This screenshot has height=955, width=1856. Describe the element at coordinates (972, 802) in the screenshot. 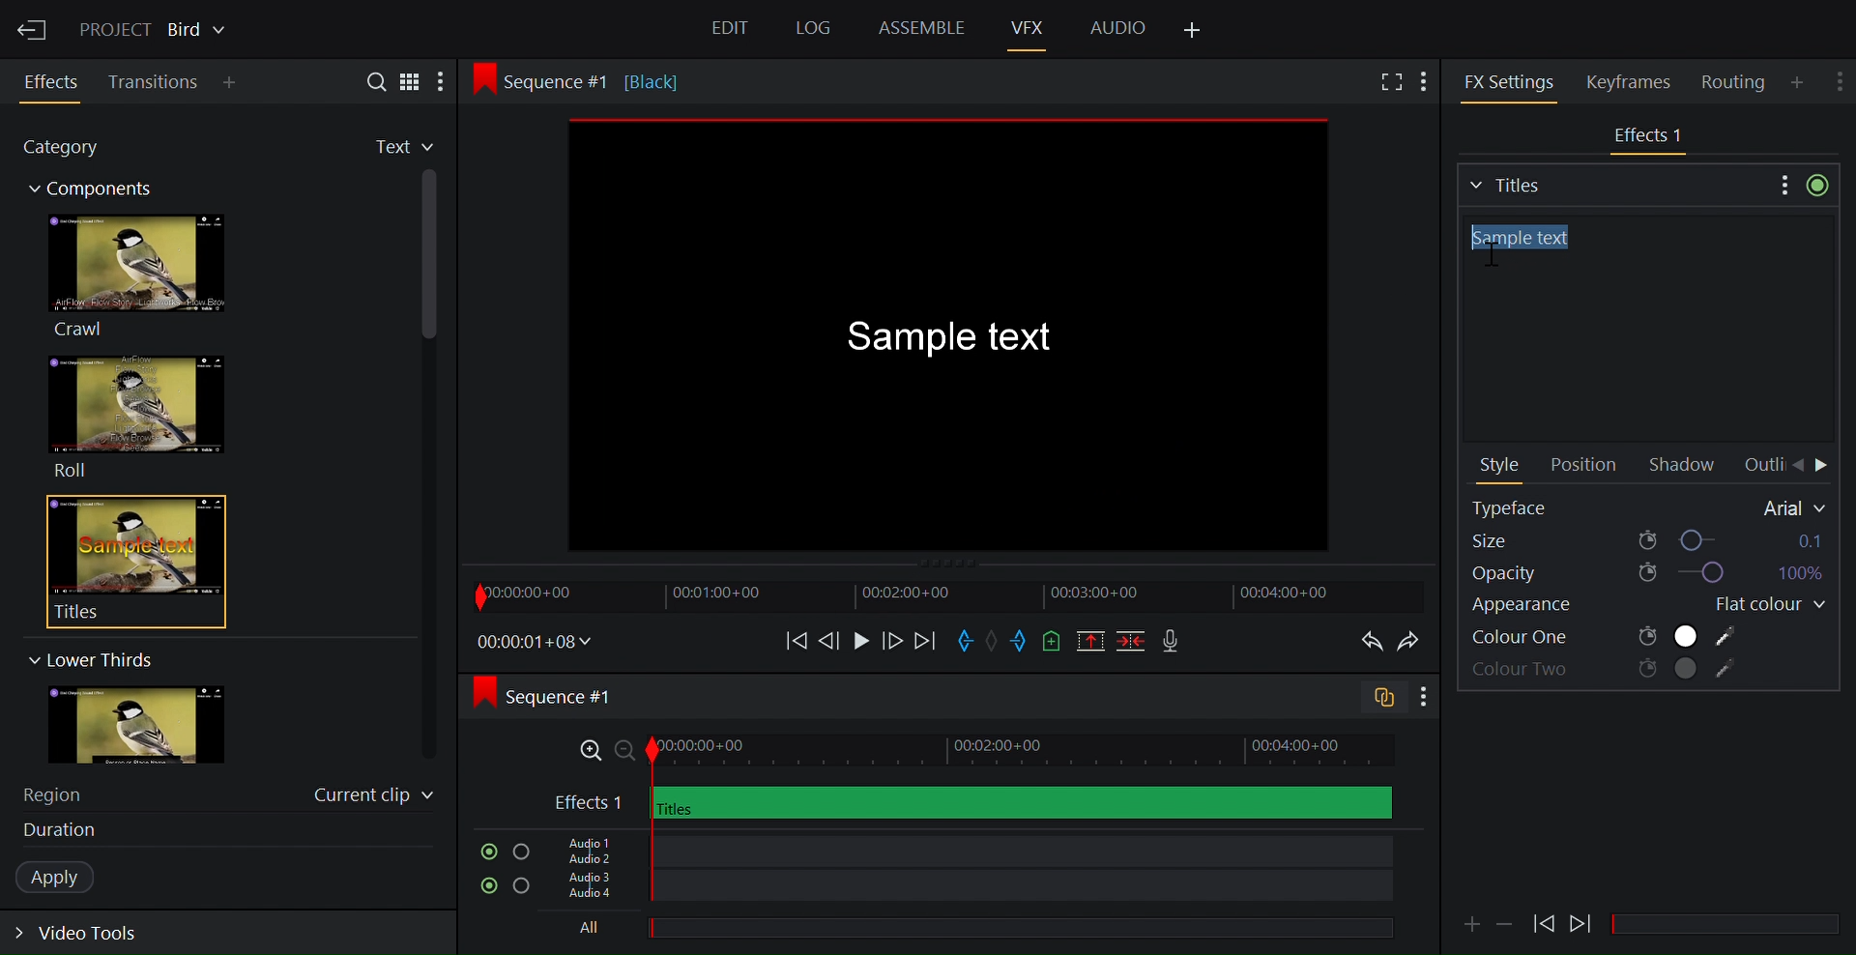

I see `Video Track Effects` at that location.